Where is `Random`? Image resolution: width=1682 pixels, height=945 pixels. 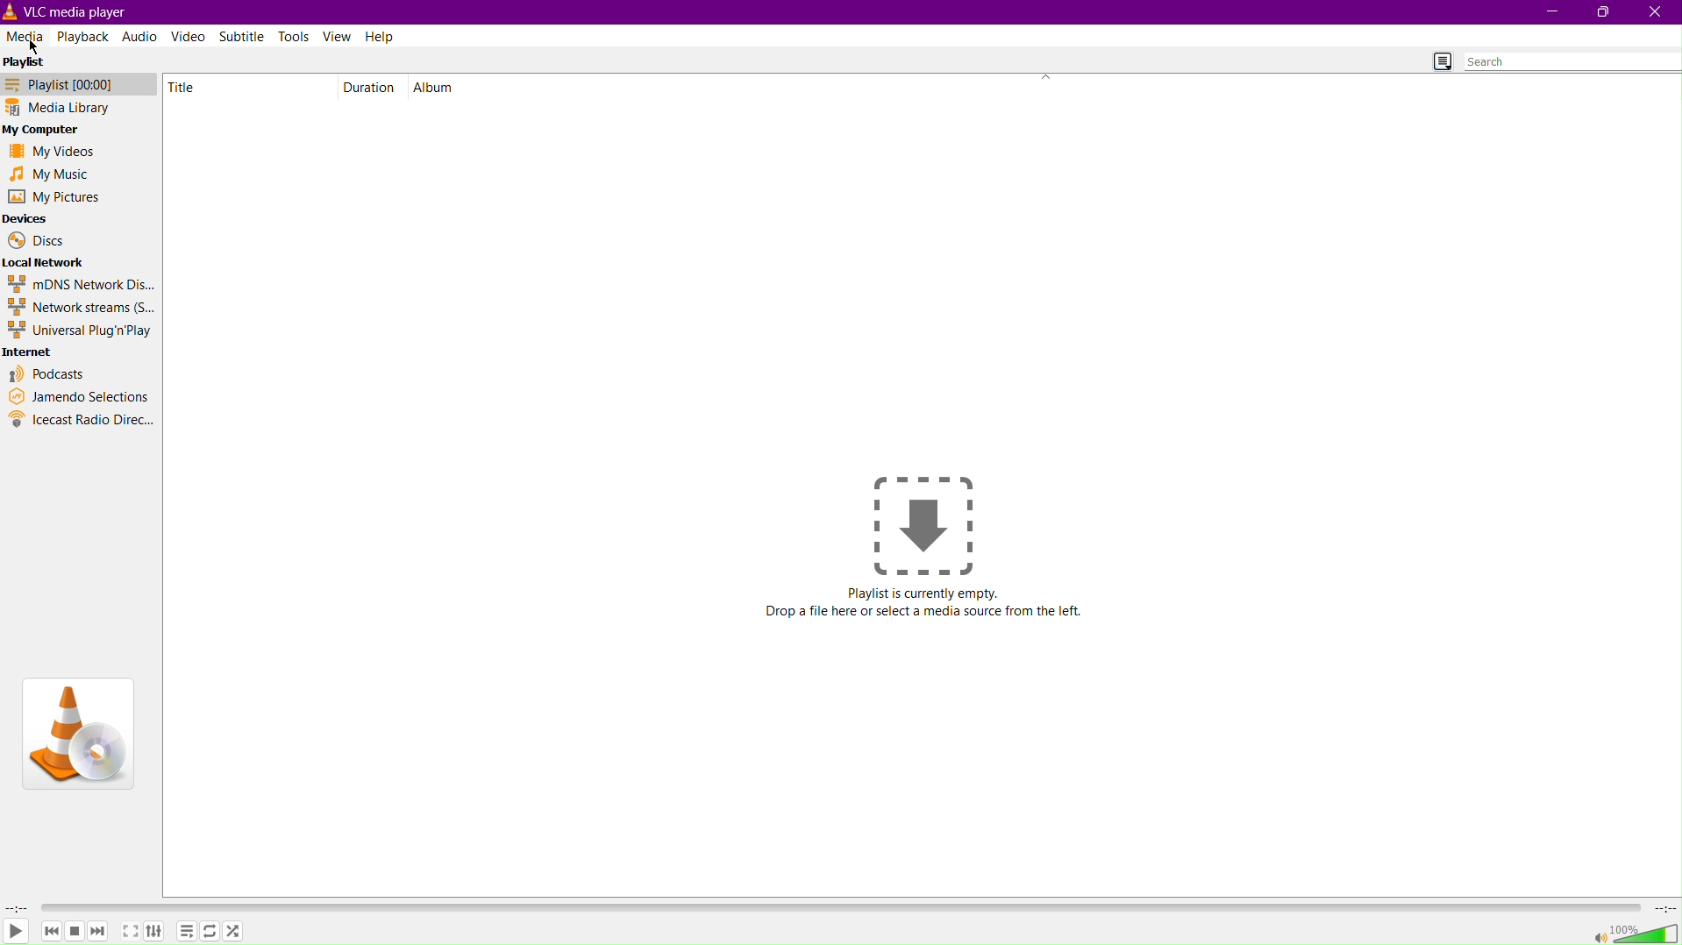 Random is located at coordinates (238, 932).